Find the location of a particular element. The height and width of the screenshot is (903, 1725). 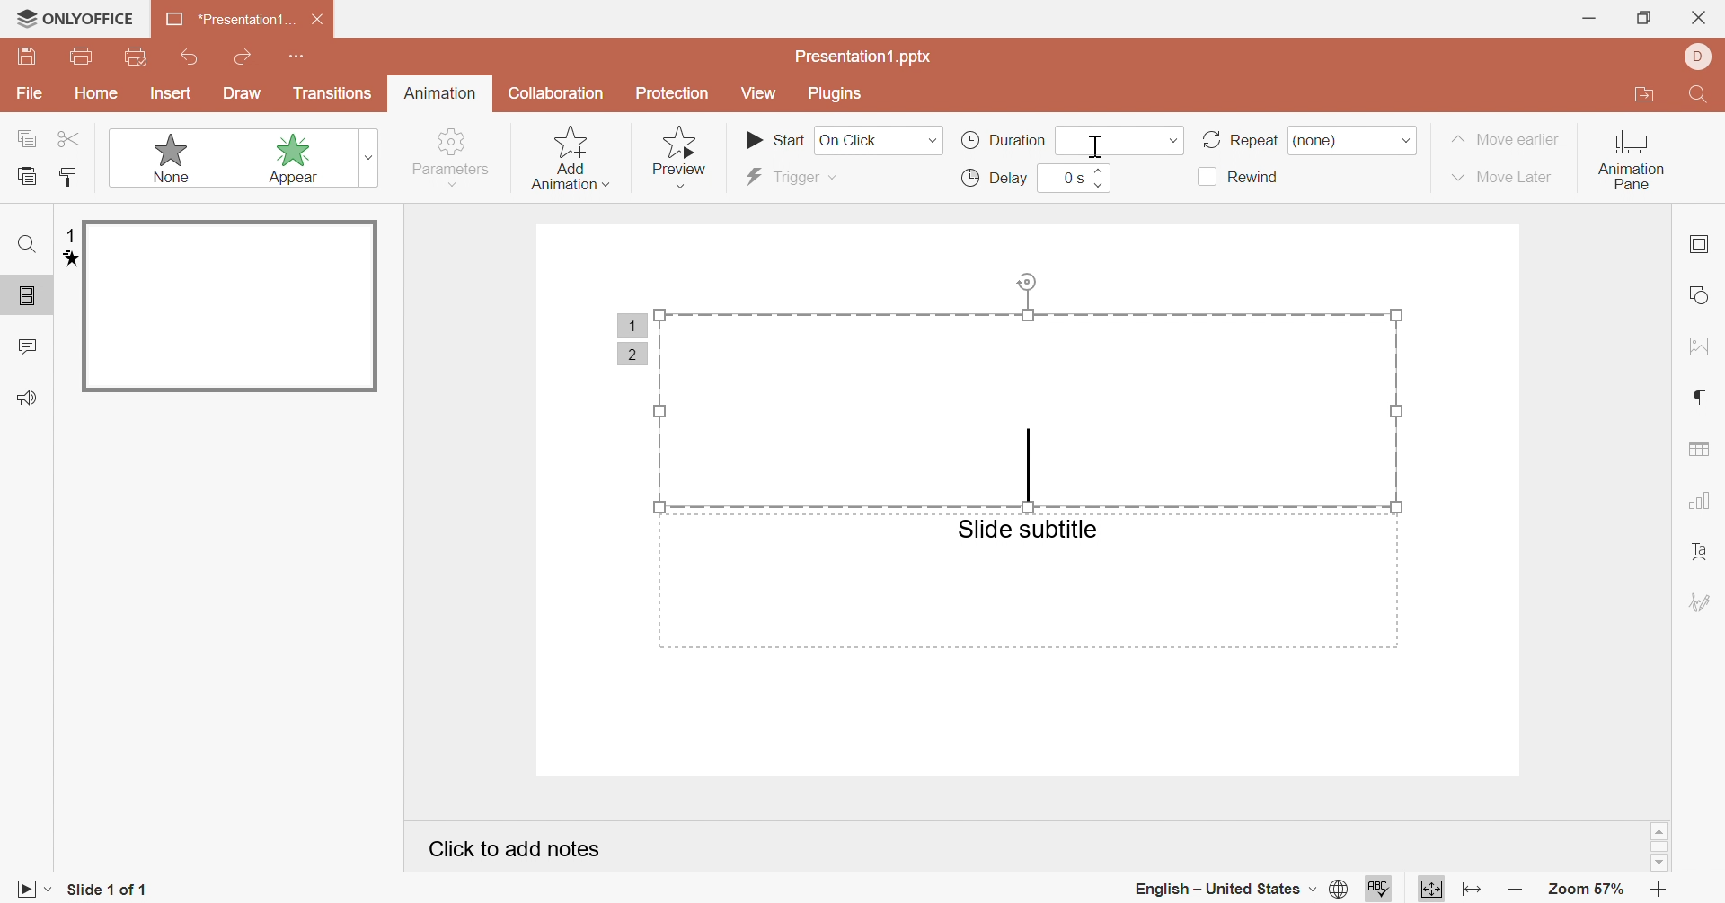

repeat is located at coordinates (1238, 141).